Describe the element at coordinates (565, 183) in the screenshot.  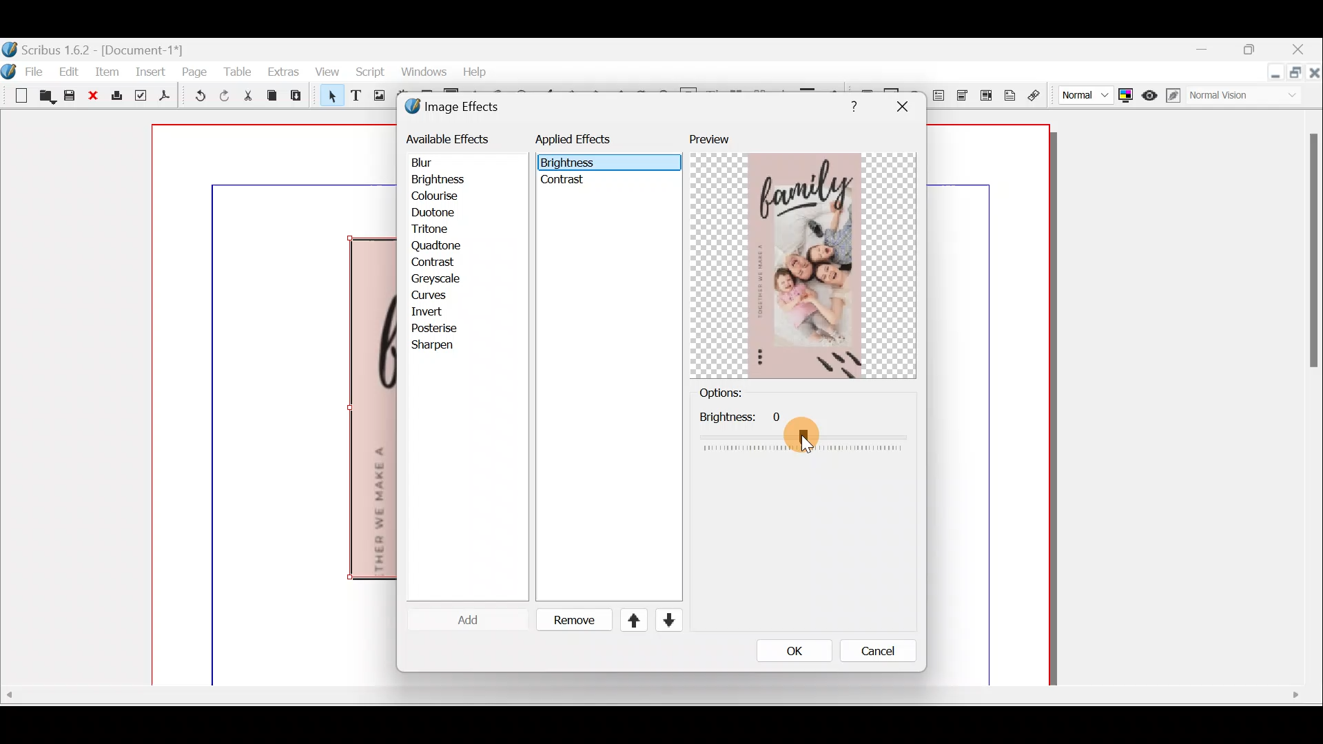
I see `` at that location.